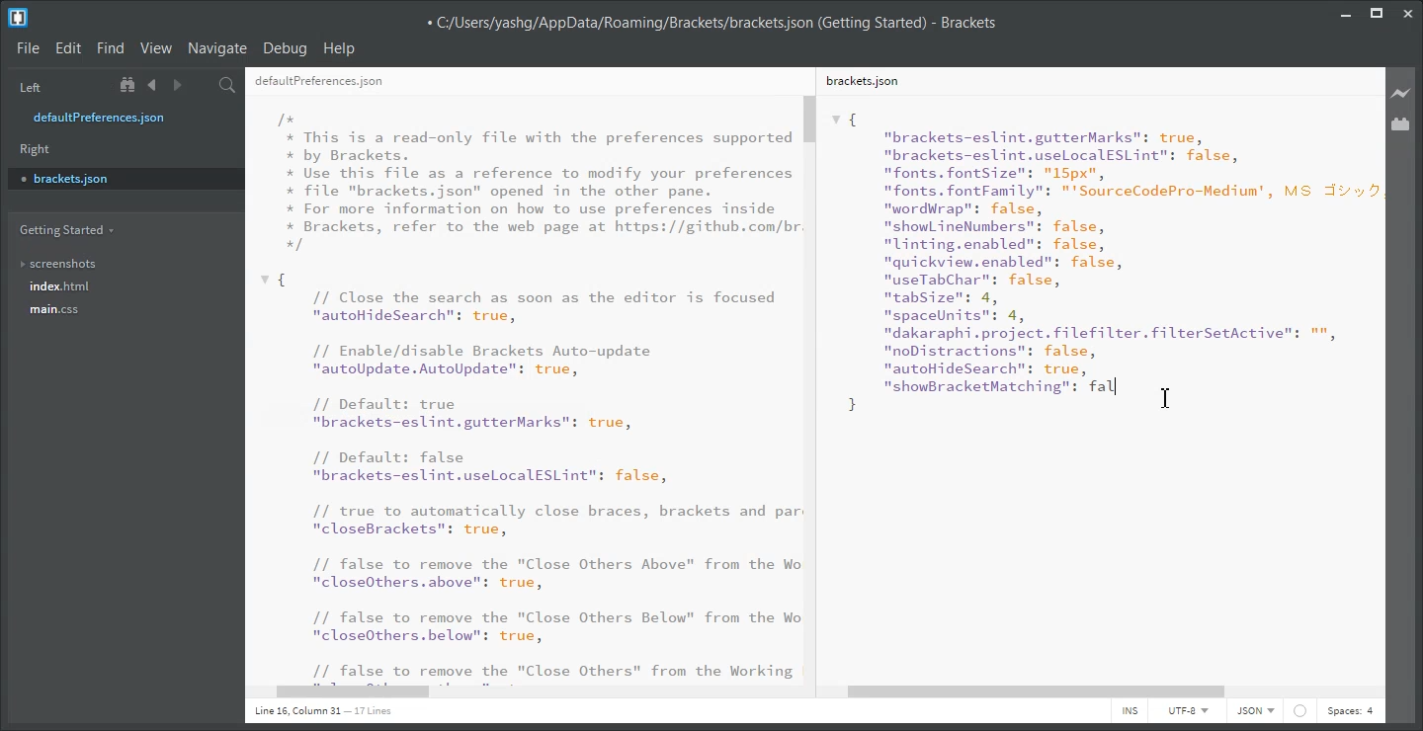 The width and height of the screenshot is (1423, 731). What do you see at coordinates (1346, 11) in the screenshot?
I see `Minimize` at bounding box center [1346, 11].